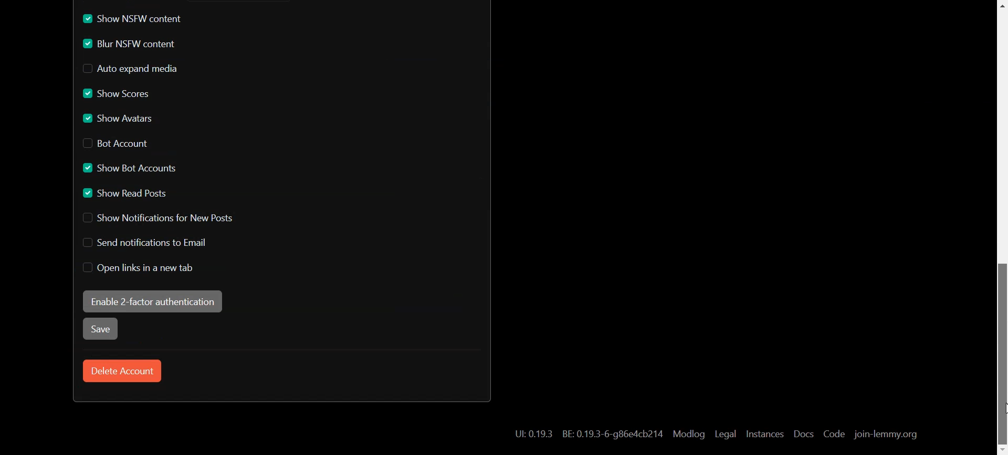  I want to click on Enable Show Bot Account, so click(131, 166).